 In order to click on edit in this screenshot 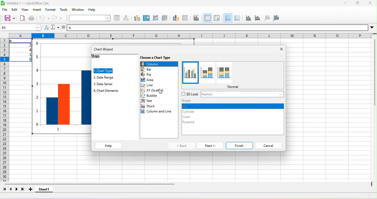, I will do `click(15, 10)`.